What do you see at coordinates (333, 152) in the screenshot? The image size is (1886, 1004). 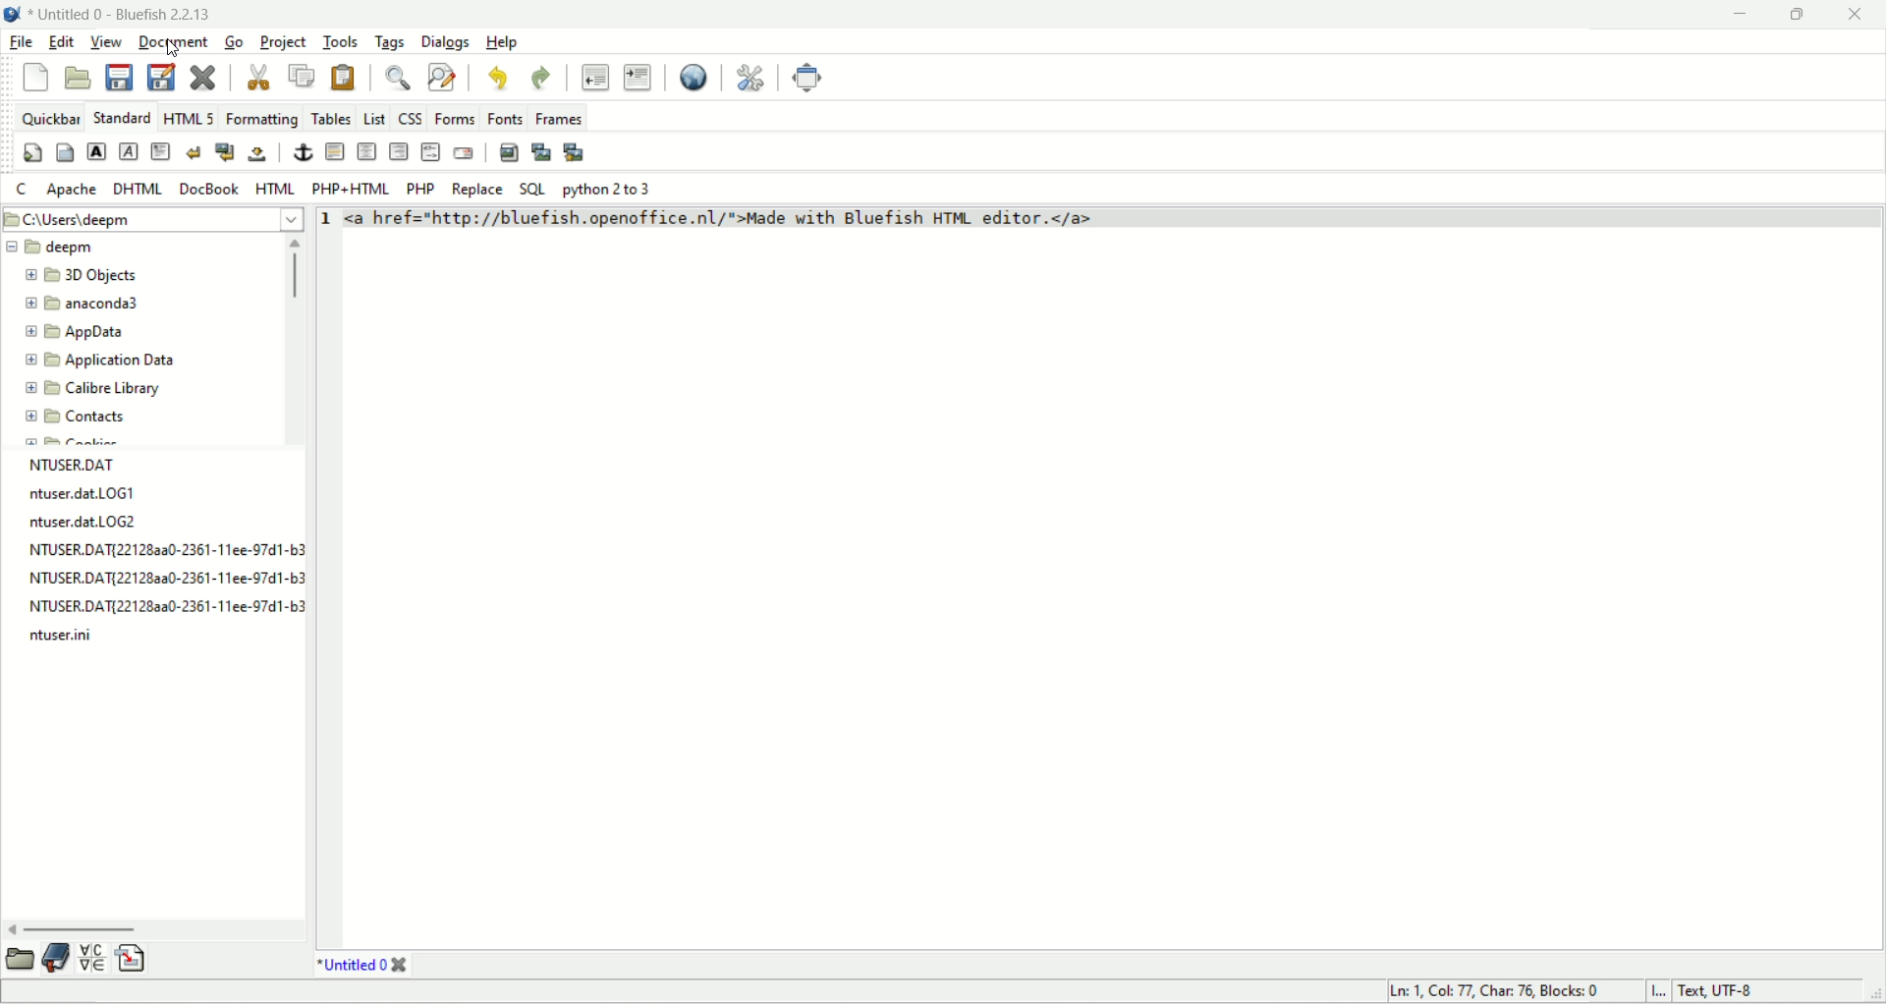 I see `horizontal rule` at bounding box center [333, 152].